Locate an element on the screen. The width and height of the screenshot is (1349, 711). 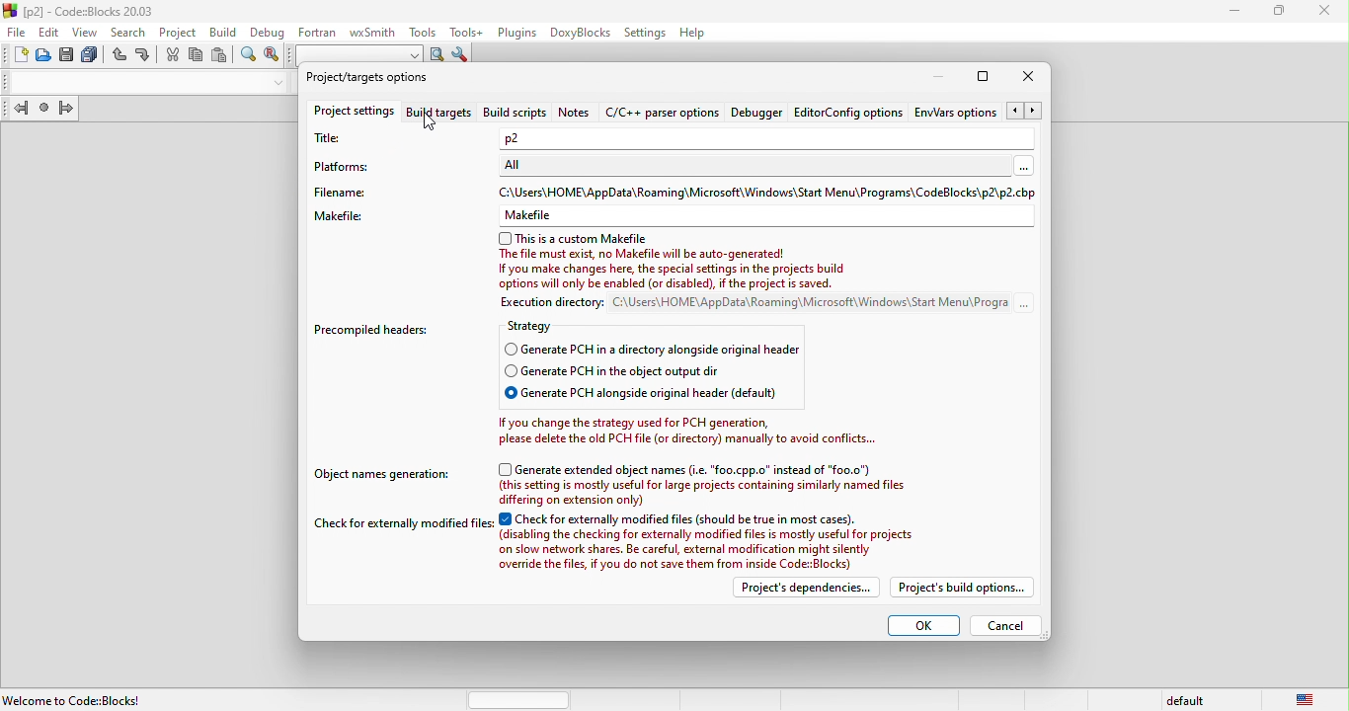
More is located at coordinates (1024, 166).